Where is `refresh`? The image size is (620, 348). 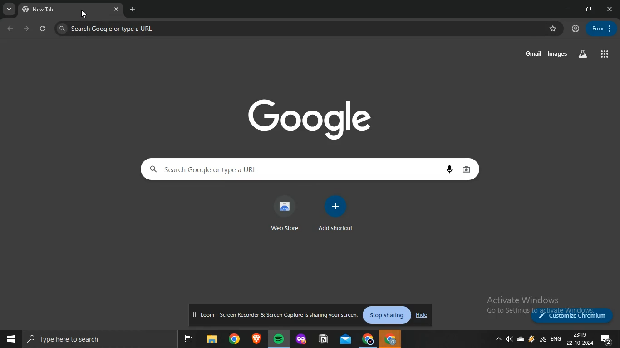 refresh is located at coordinates (44, 29).